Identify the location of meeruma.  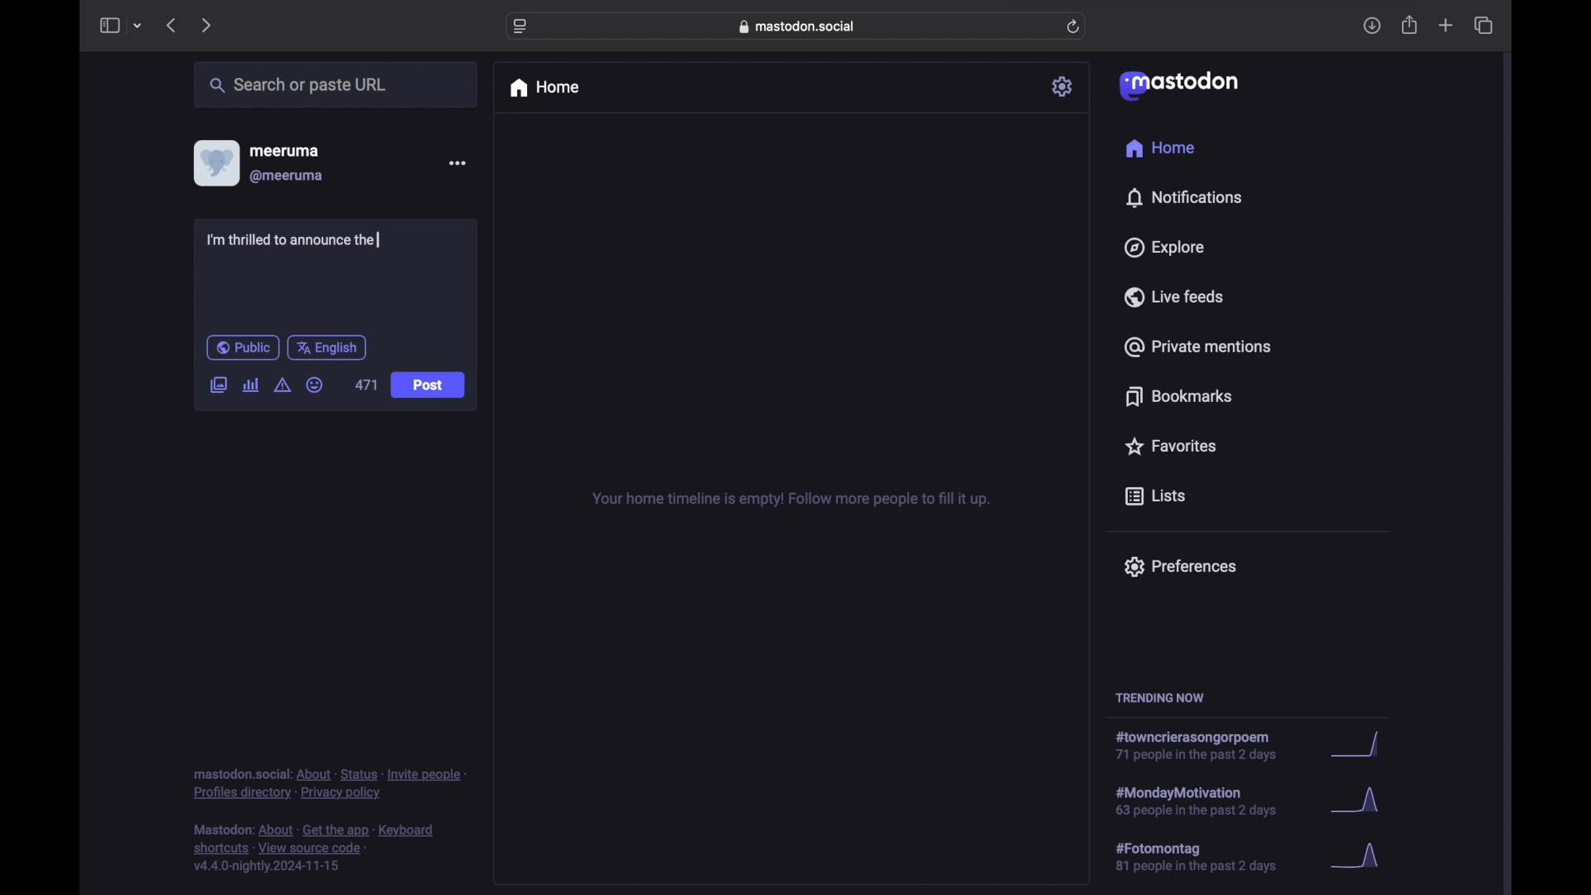
(284, 151).